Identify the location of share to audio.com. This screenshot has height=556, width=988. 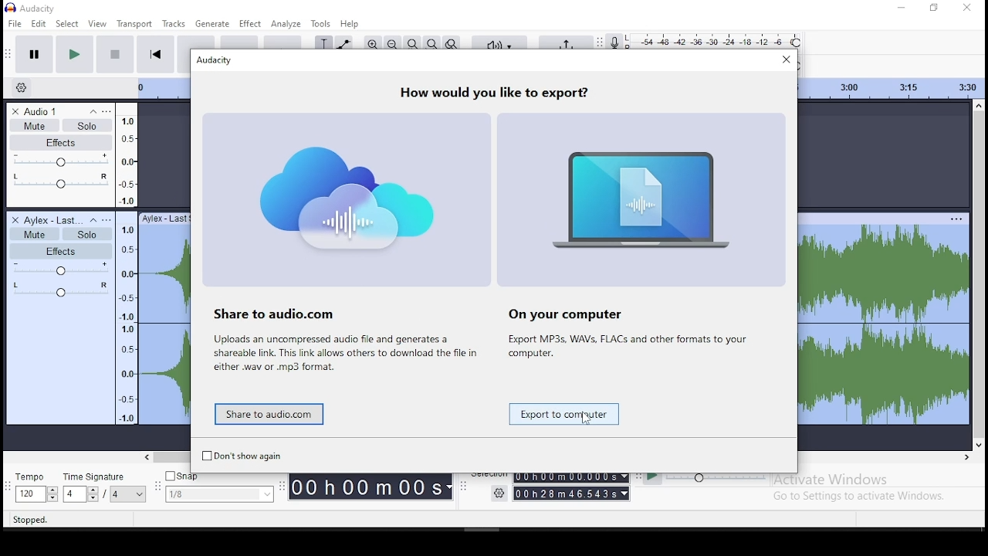
(269, 414).